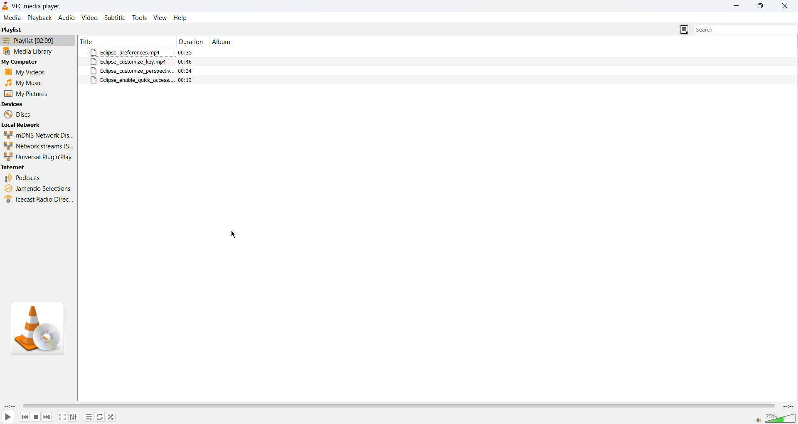 Image resolution: width=798 pixels, height=424 pixels. Describe the element at coordinates (765, 7) in the screenshot. I see `maximize` at that location.